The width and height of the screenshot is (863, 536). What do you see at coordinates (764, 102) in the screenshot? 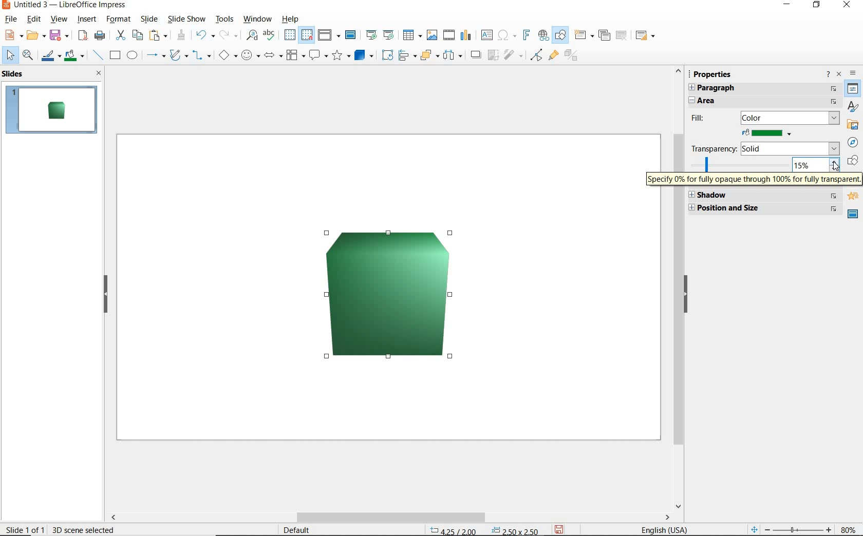
I see `AREA` at bounding box center [764, 102].